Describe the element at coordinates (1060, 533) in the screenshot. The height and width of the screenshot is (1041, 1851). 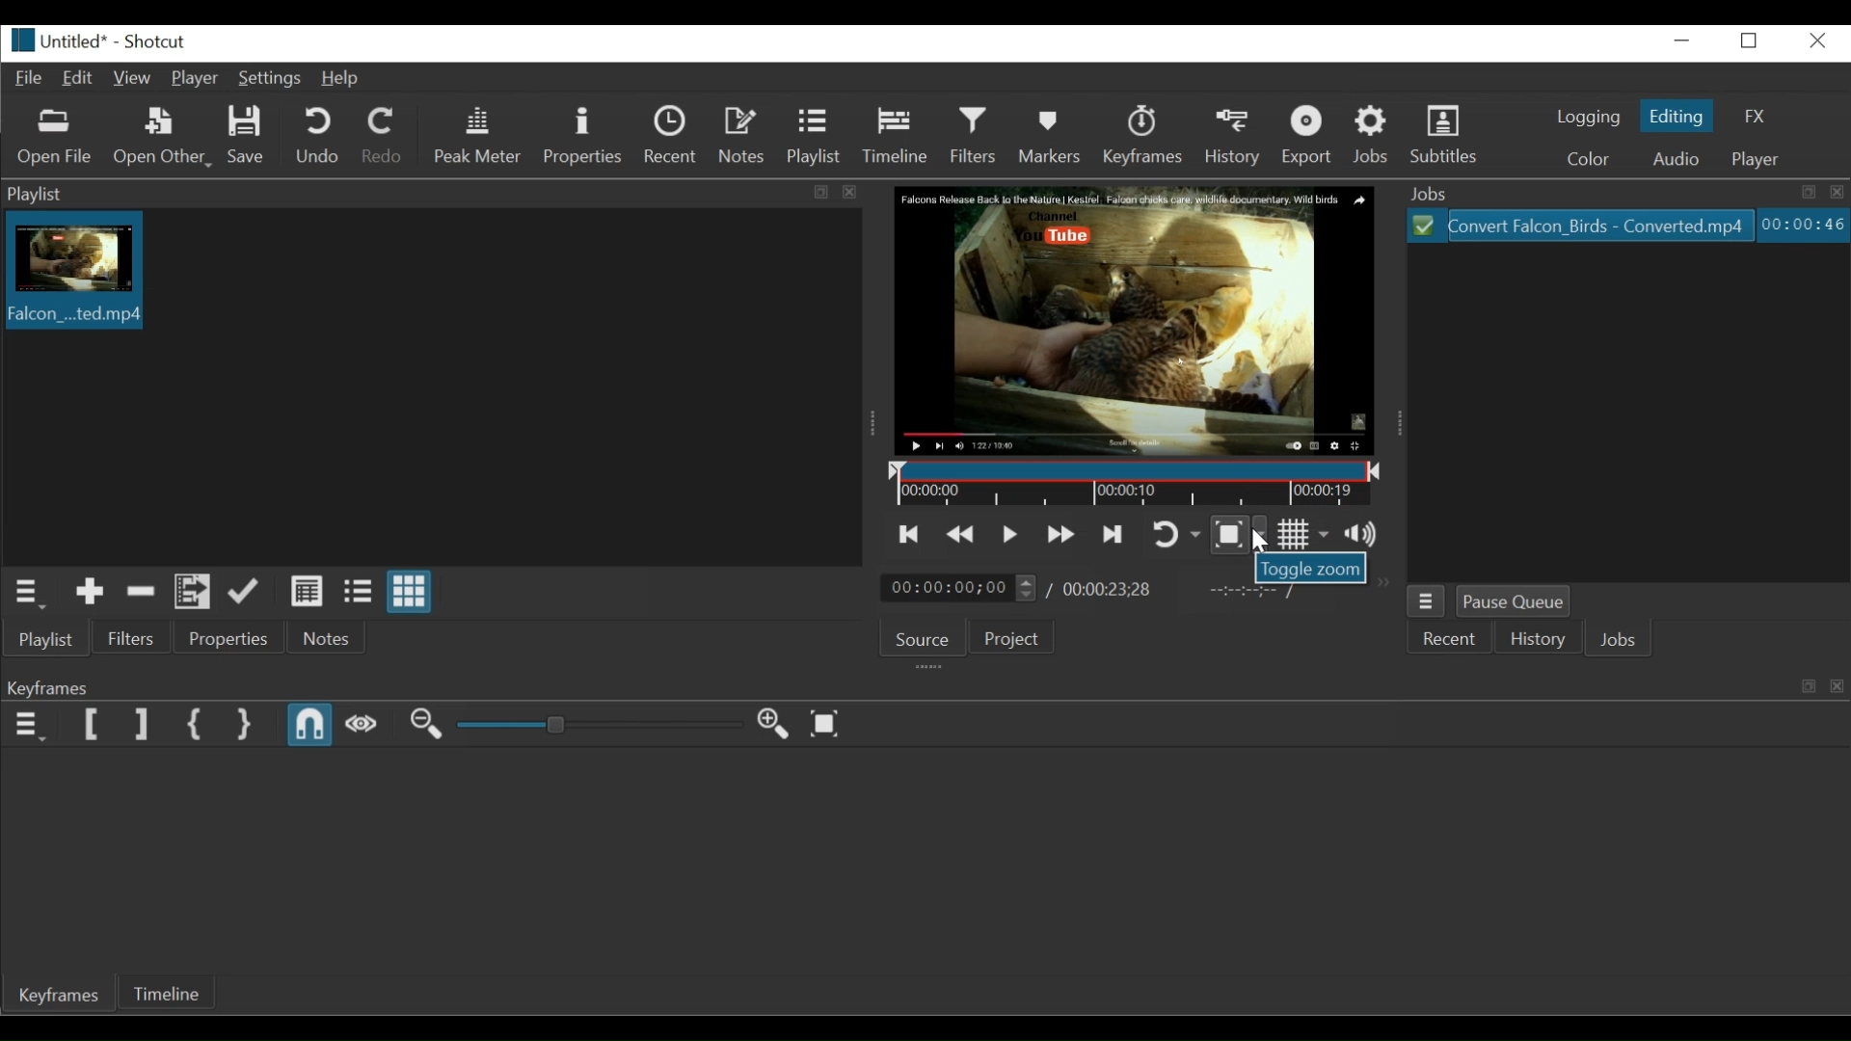
I see `Play quickly forward` at that location.